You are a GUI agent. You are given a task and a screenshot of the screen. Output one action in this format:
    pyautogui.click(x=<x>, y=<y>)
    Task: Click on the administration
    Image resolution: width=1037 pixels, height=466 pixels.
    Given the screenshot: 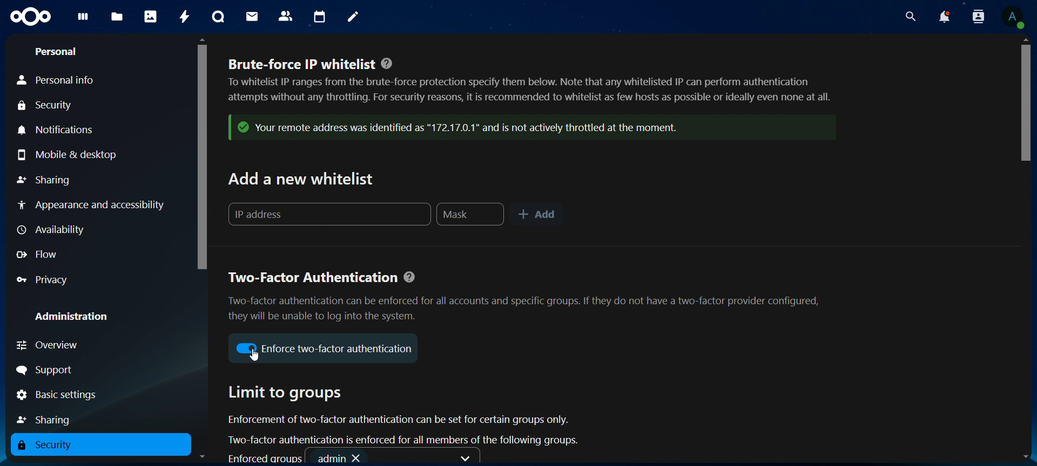 What is the action you would take?
    pyautogui.click(x=71, y=316)
    